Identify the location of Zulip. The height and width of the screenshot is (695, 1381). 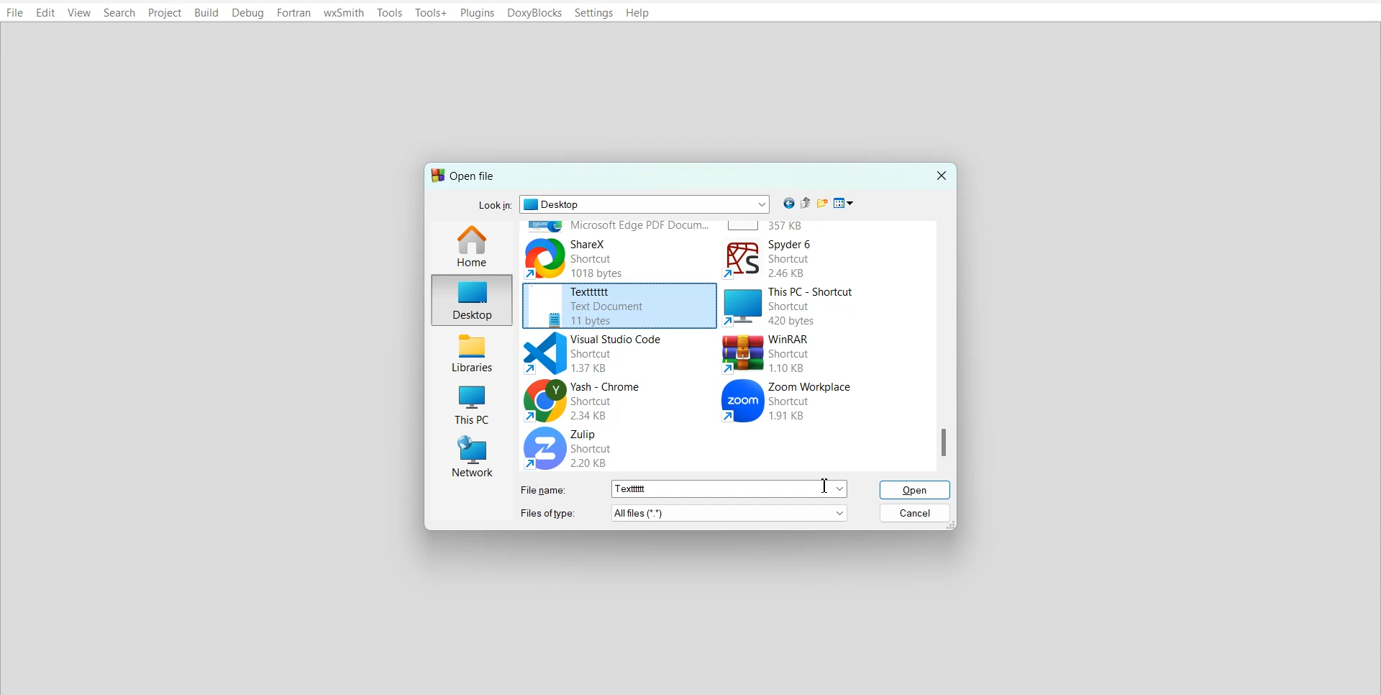
(621, 448).